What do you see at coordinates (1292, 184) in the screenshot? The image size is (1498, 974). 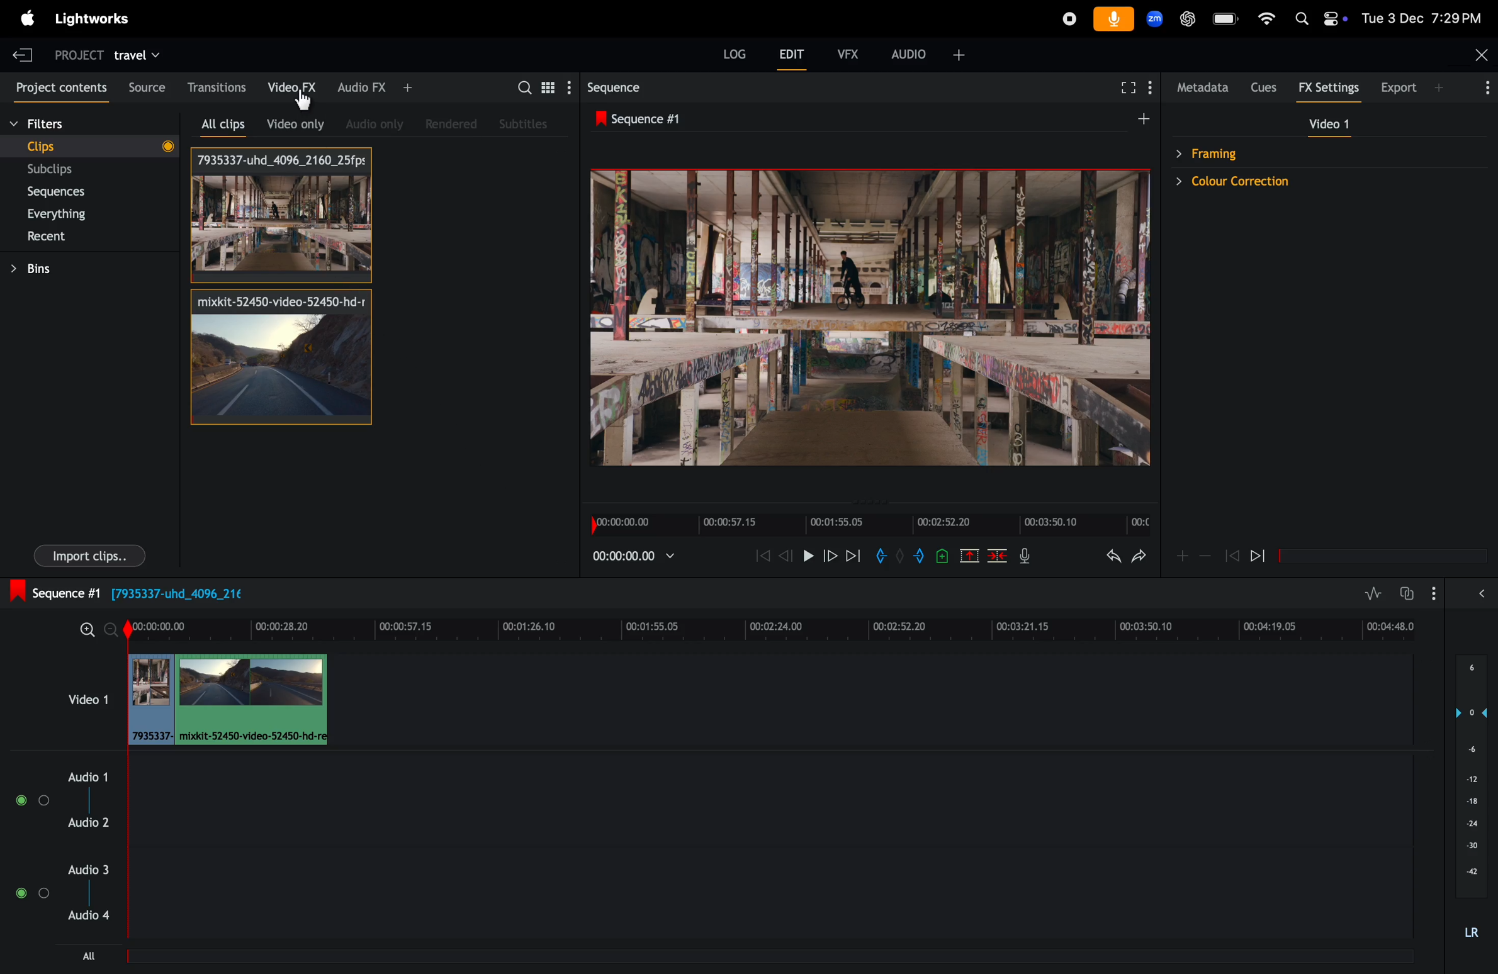 I see `color correction` at bounding box center [1292, 184].